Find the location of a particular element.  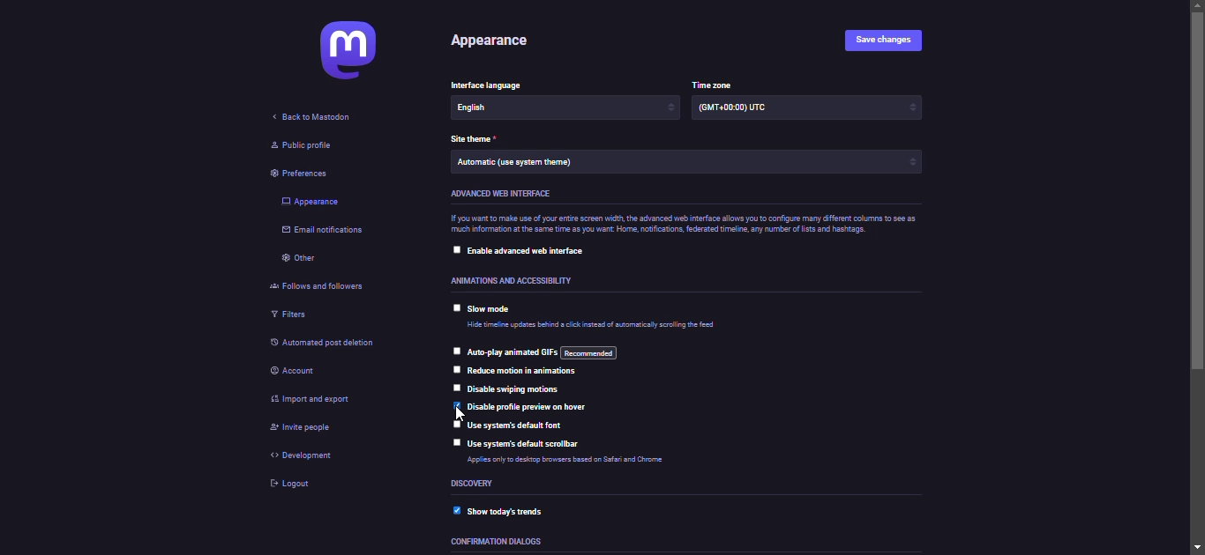

preferences is located at coordinates (304, 172).